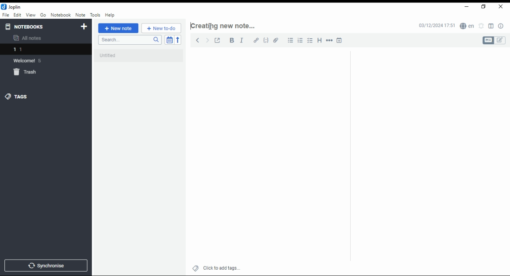  Describe the element at coordinates (501, 26) in the screenshot. I see `notes properties` at that location.